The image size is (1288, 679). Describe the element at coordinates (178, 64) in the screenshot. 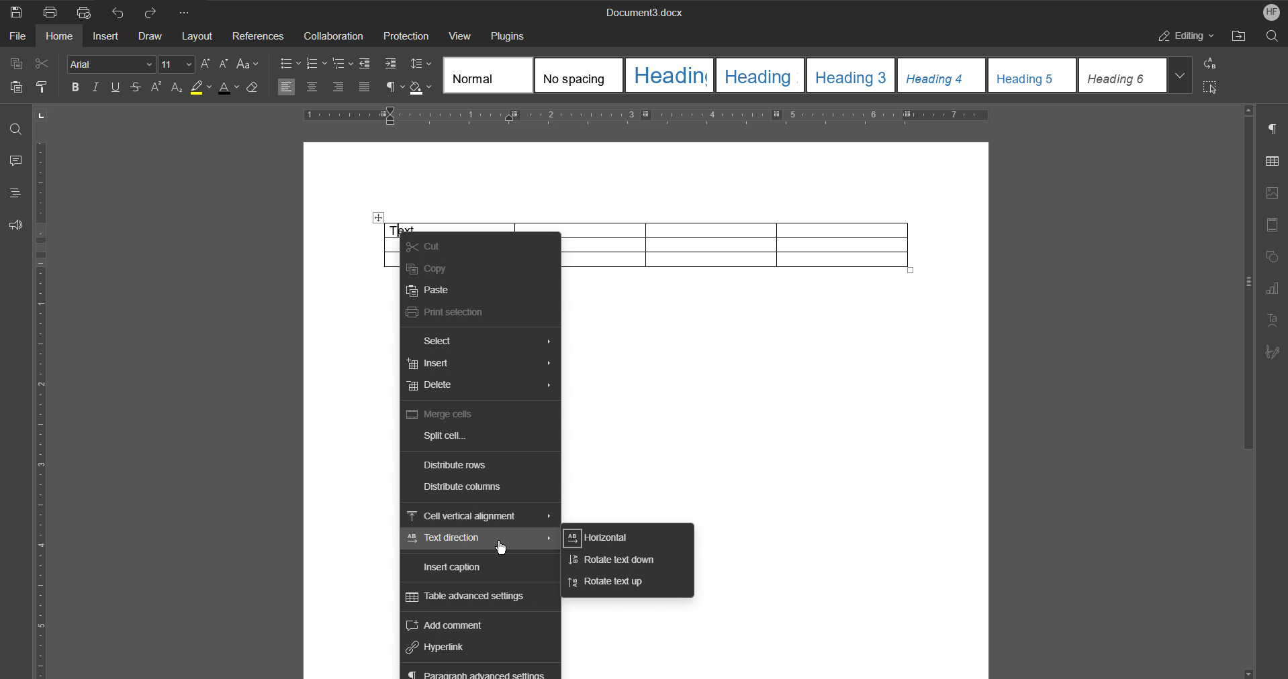

I see `Font size` at that location.